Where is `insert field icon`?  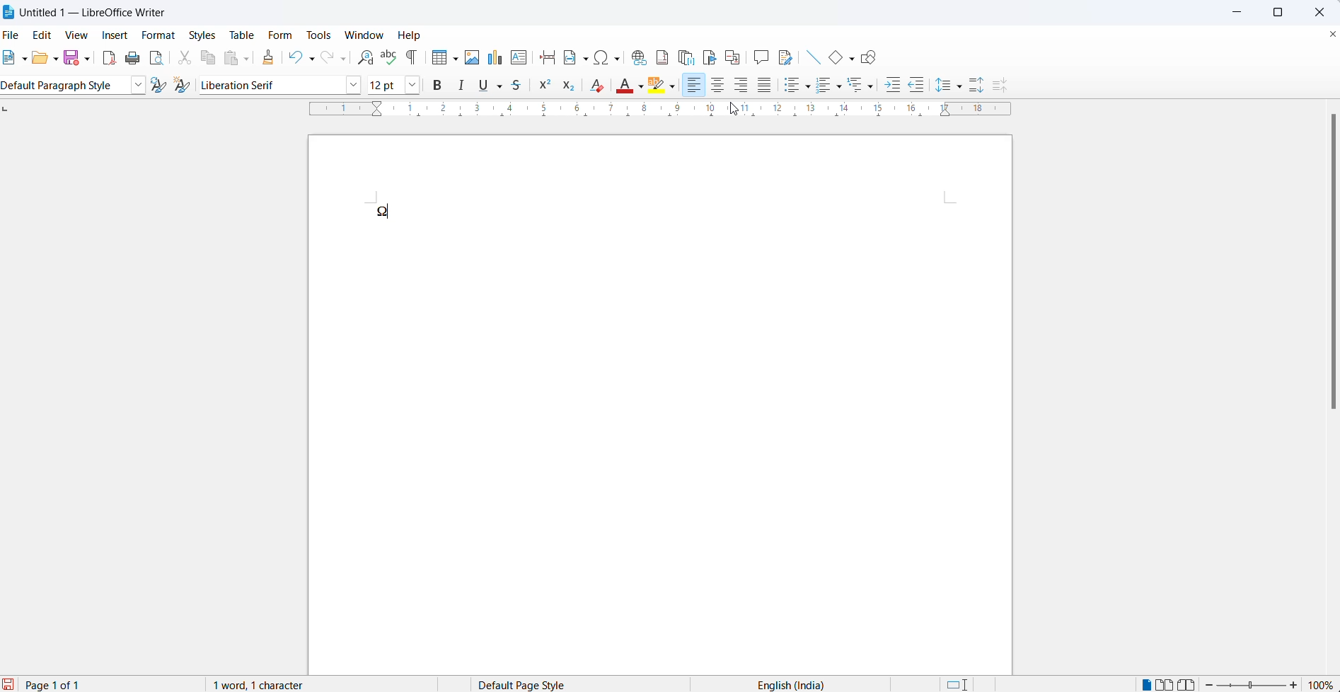 insert field icon is located at coordinates (566, 58).